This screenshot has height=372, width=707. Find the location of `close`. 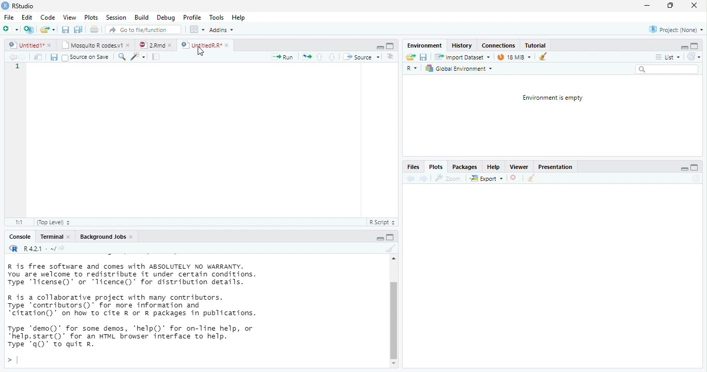

close is located at coordinates (129, 44).